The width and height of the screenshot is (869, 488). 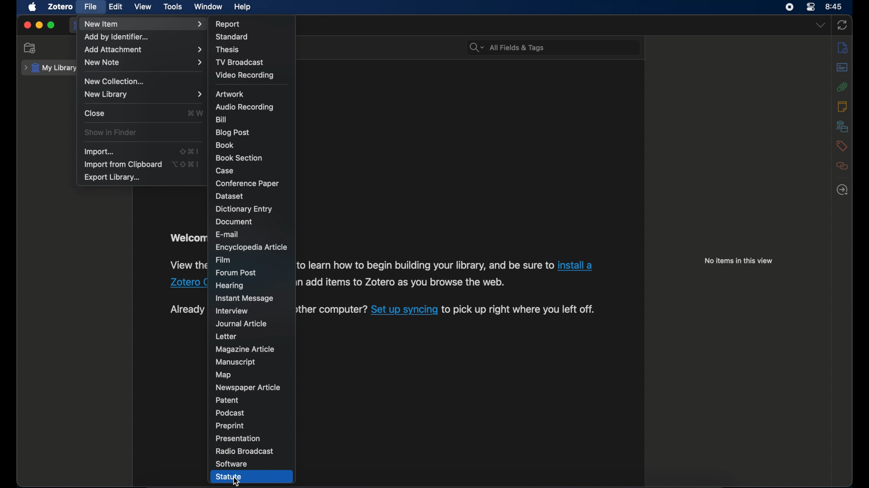 What do you see at coordinates (186, 238) in the screenshot?
I see `welcome to zotero` at bounding box center [186, 238].